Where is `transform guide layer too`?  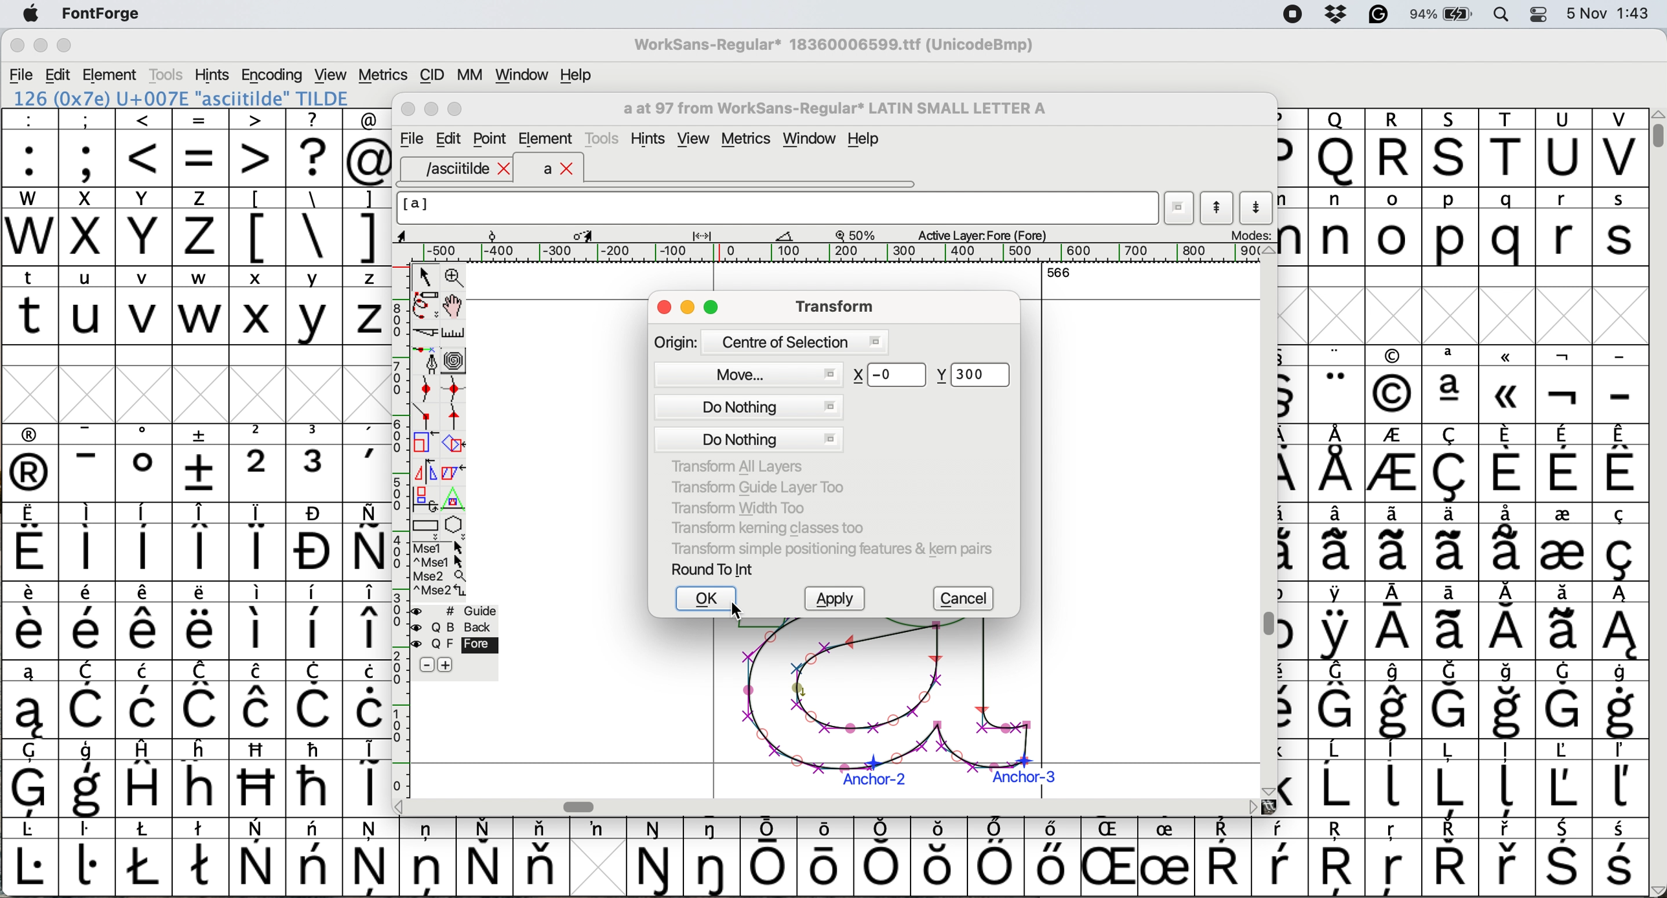
transform guide layer too is located at coordinates (753, 486).